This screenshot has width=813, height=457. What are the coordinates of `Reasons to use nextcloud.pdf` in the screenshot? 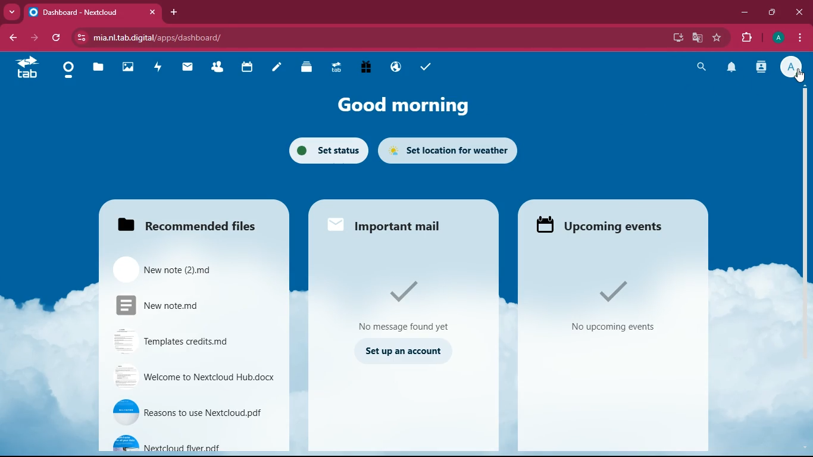 It's located at (189, 413).